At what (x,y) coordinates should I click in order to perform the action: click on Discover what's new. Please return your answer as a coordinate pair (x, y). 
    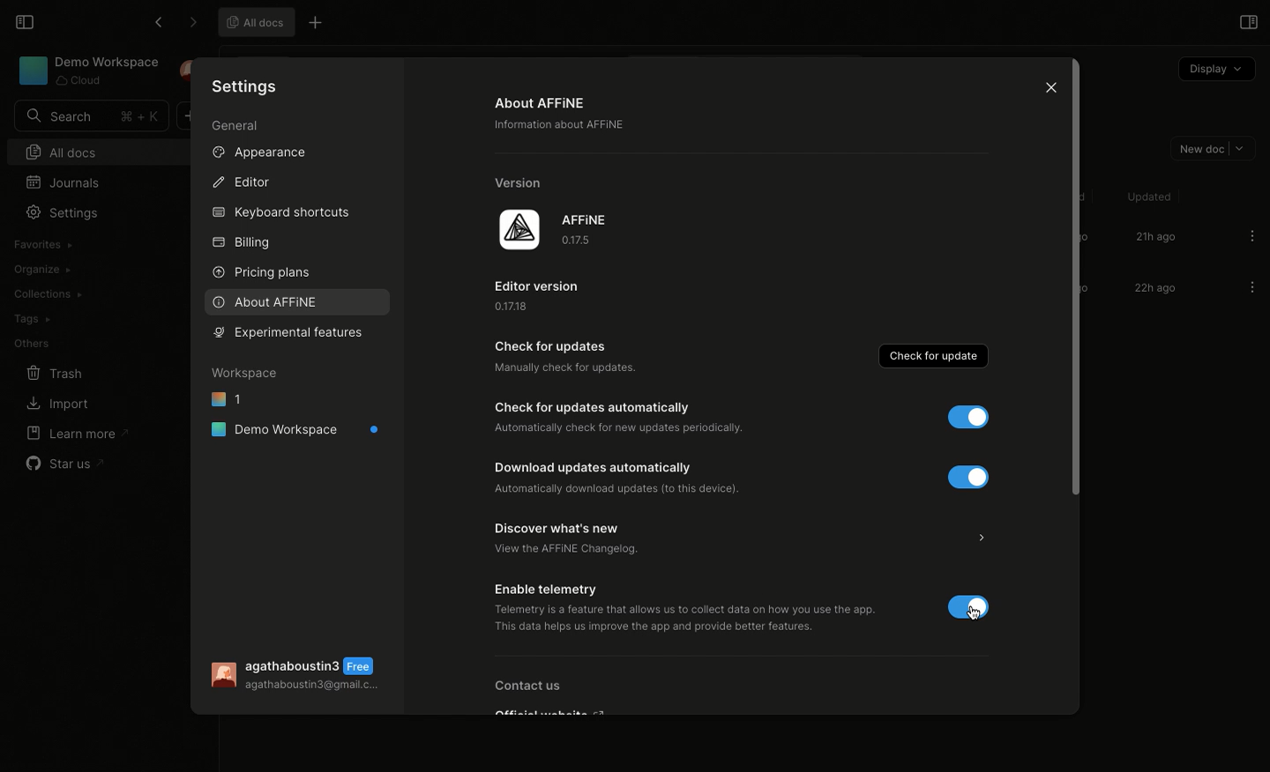
    Looking at the image, I should click on (745, 540).